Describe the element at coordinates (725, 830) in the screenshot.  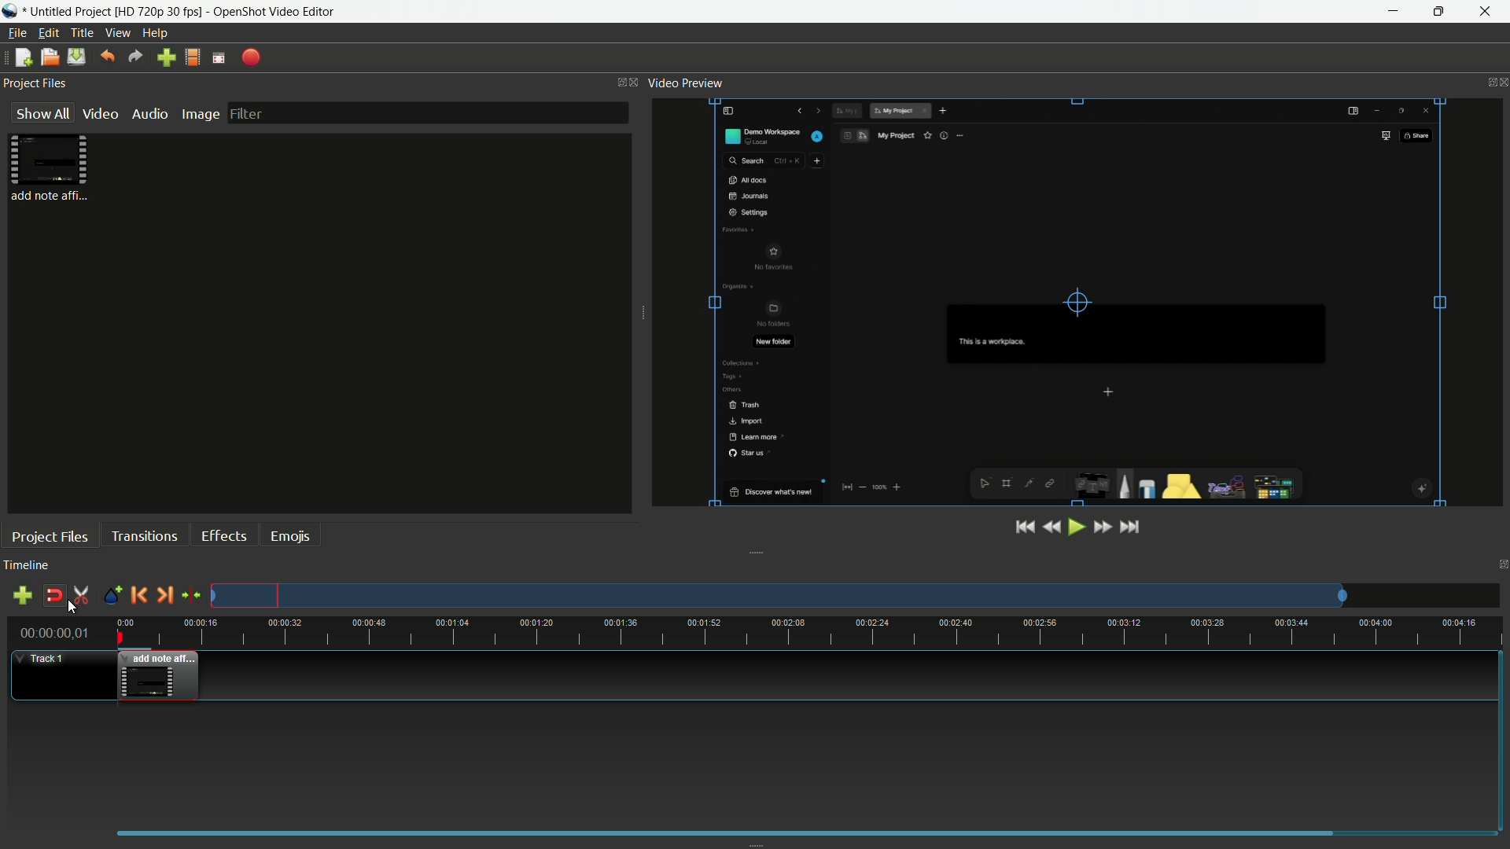
I see `scrollbar` at that location.